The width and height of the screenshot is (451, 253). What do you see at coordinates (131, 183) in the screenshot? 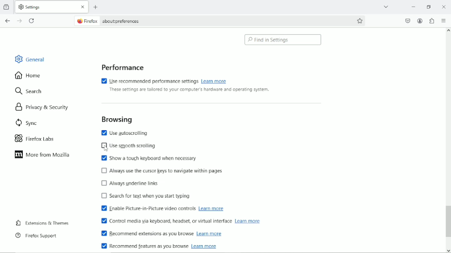
I see `Always underline links` at bounding box center [131, 183].